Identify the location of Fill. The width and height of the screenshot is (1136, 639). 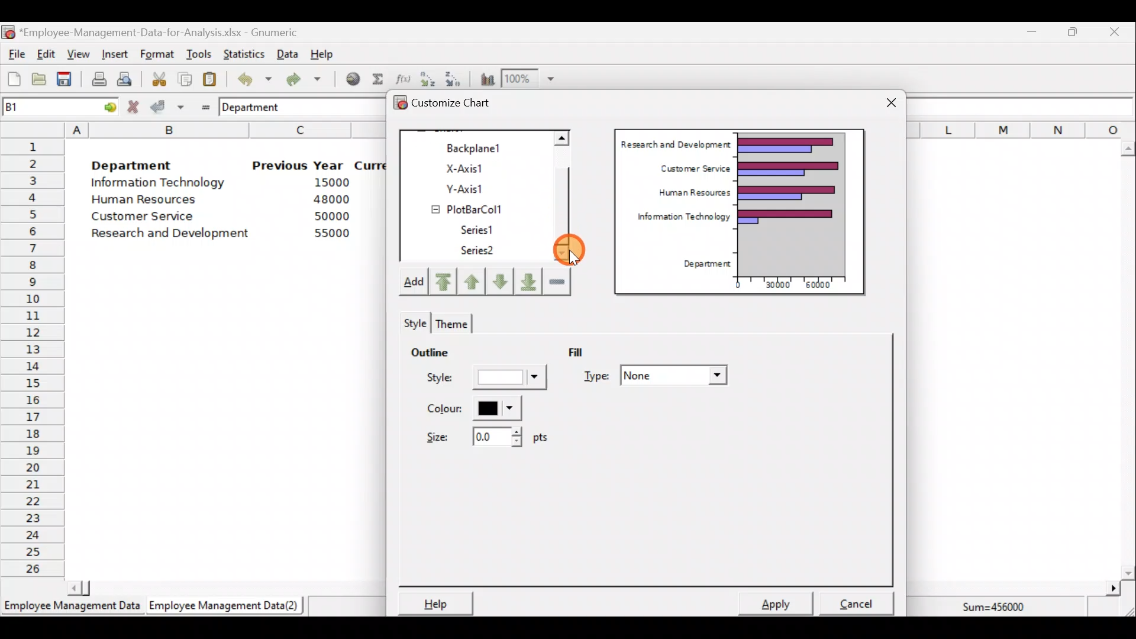
(585, 351).